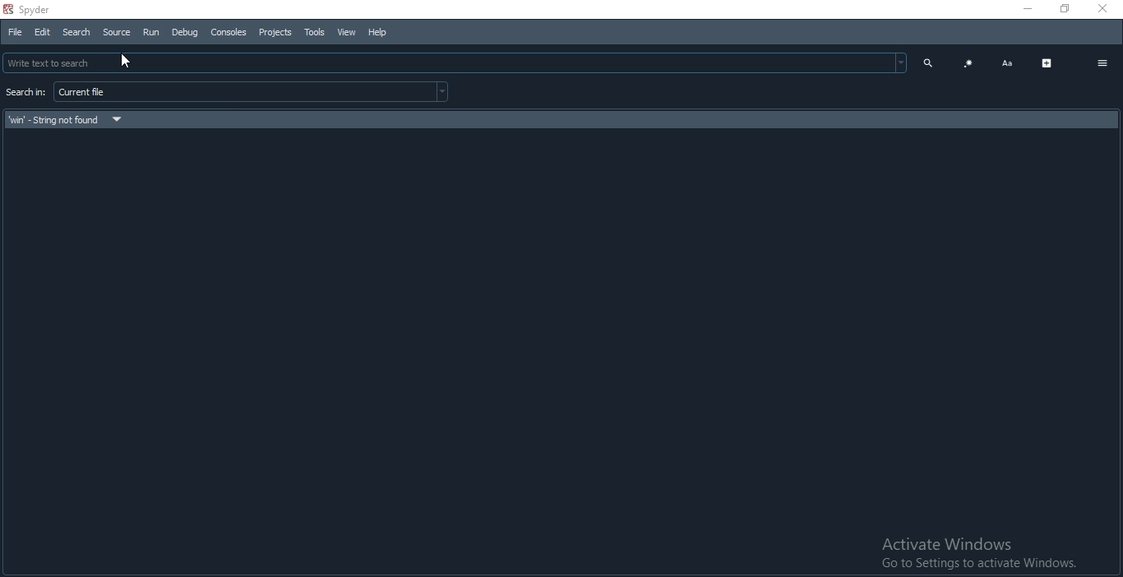 This screenshot has width=1123, height=577. Describe the element at coordinates (1102, 7) in the screenshot. I see `Close` at that location.